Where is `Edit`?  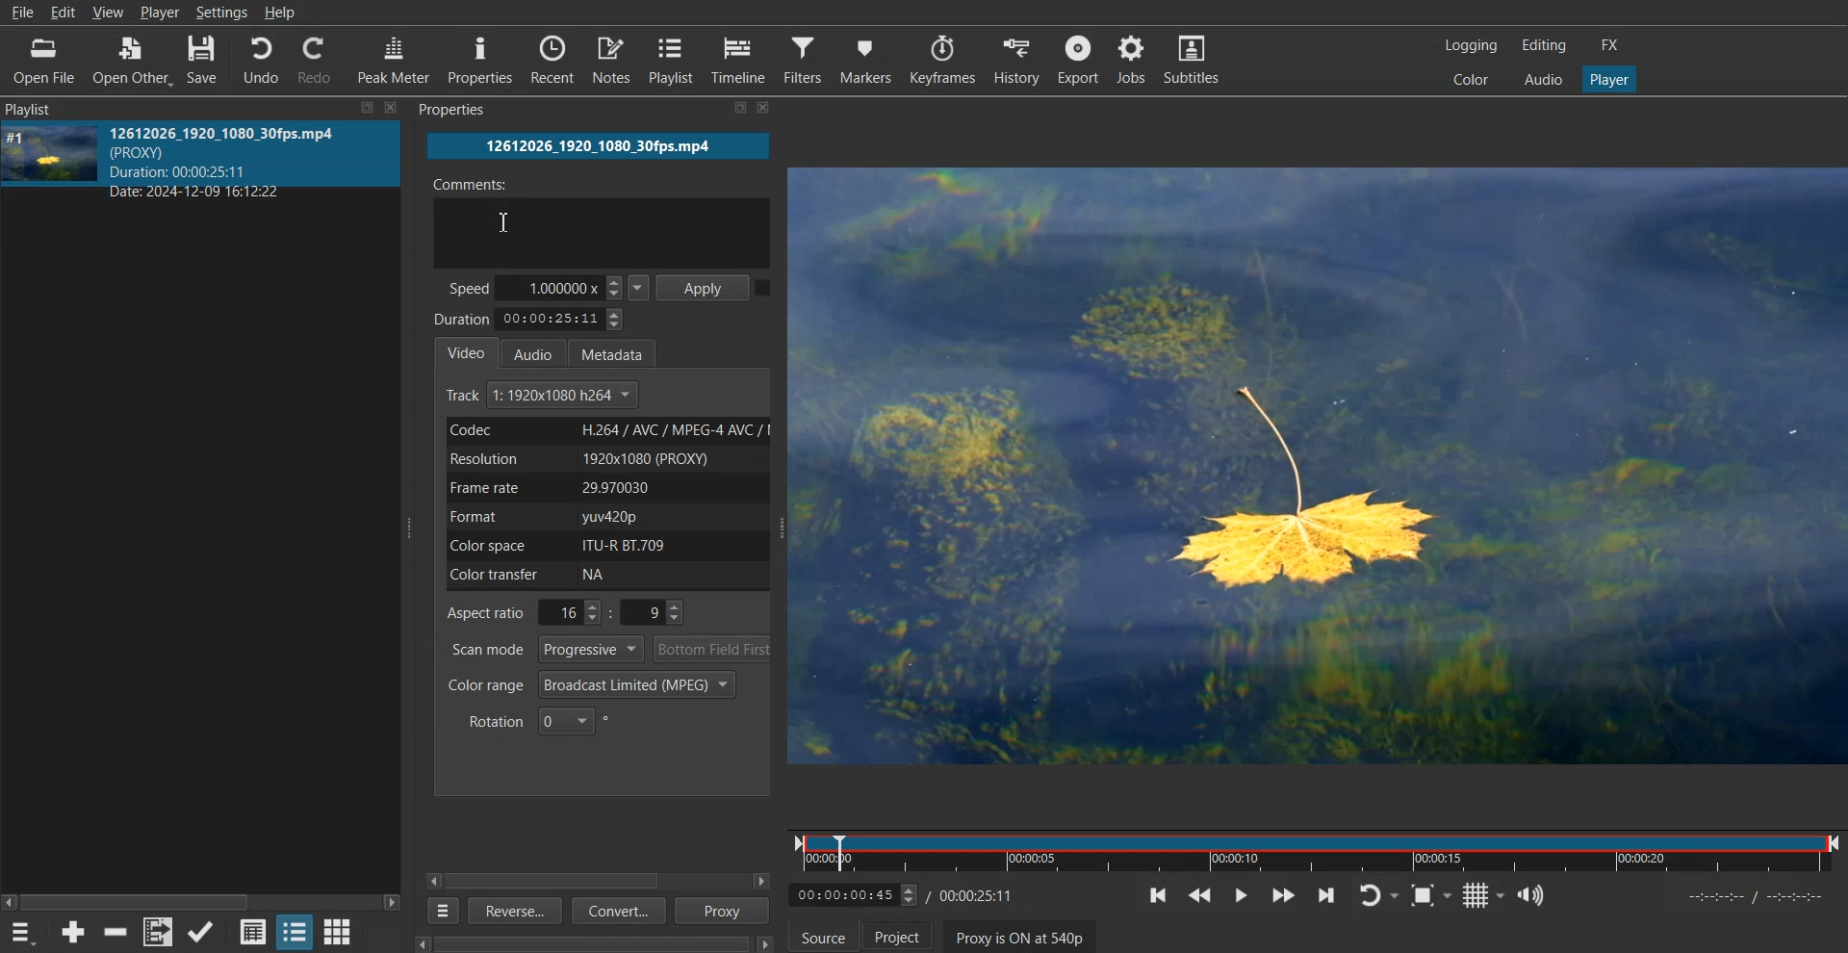 Edit is located at coordinates (63, 13).